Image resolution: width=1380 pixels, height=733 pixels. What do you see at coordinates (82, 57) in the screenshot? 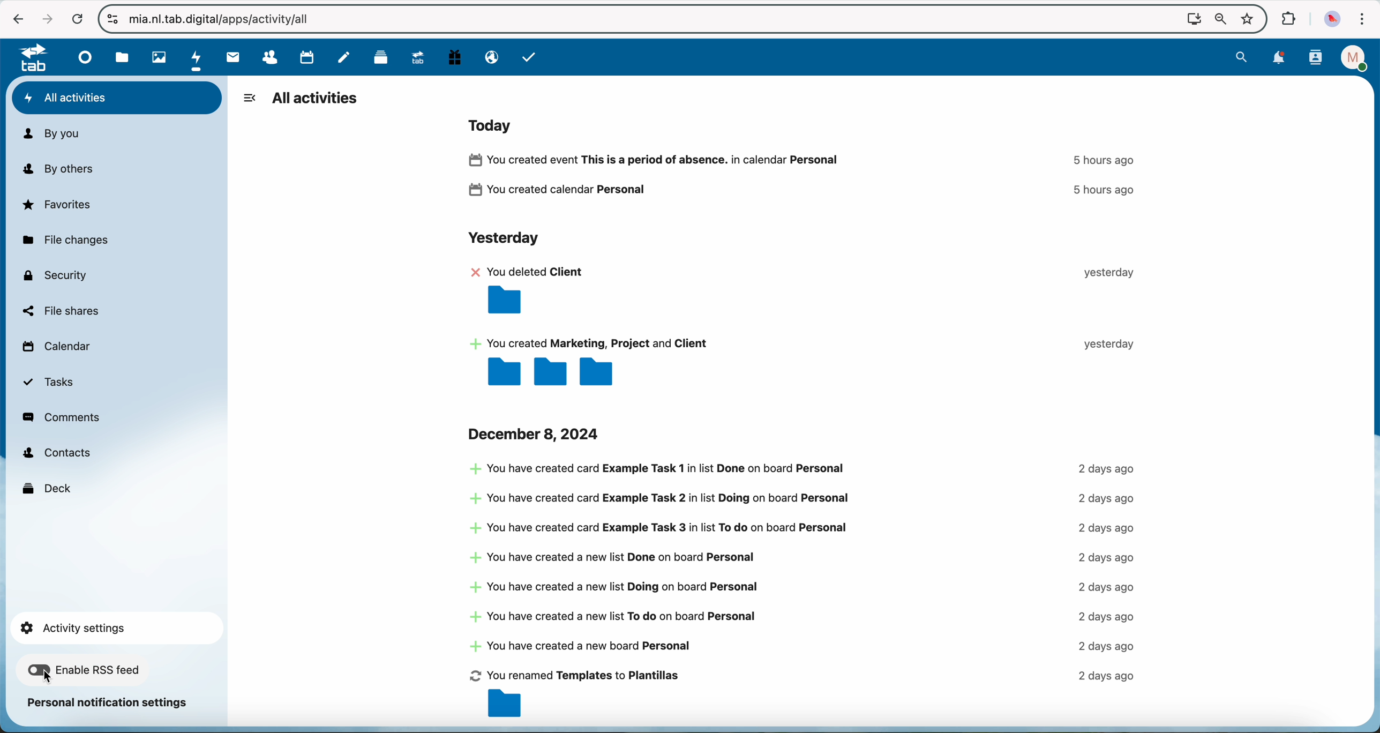
I see `dashboard` at bounding box center [82, 57].